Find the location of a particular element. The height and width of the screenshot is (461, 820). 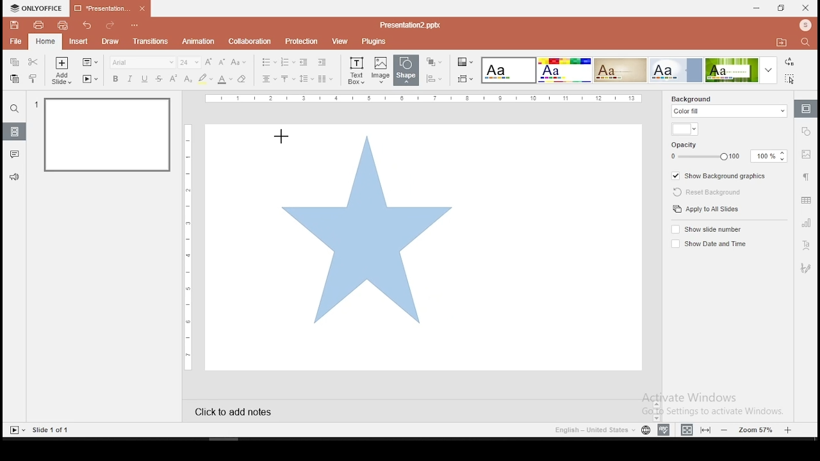

decrease indent is located at coordinates (305, 61).